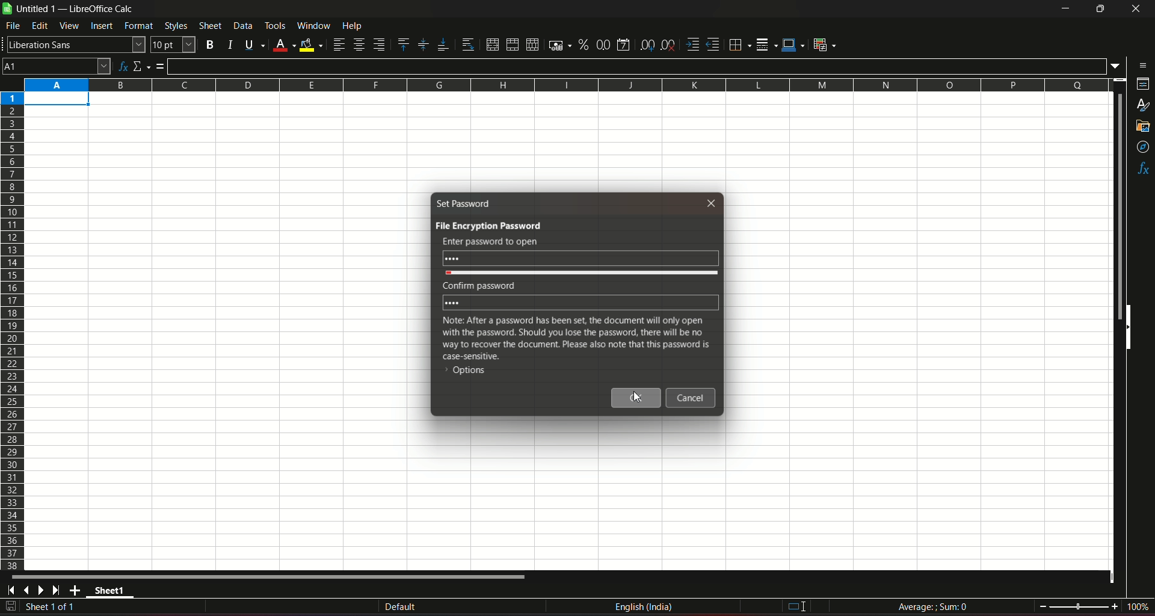 Image resolution: width=1155 pixels, height=616 pixels. Describe the element at coordinates (795, 606) in the screenshot. I see `standard selection` at that location.